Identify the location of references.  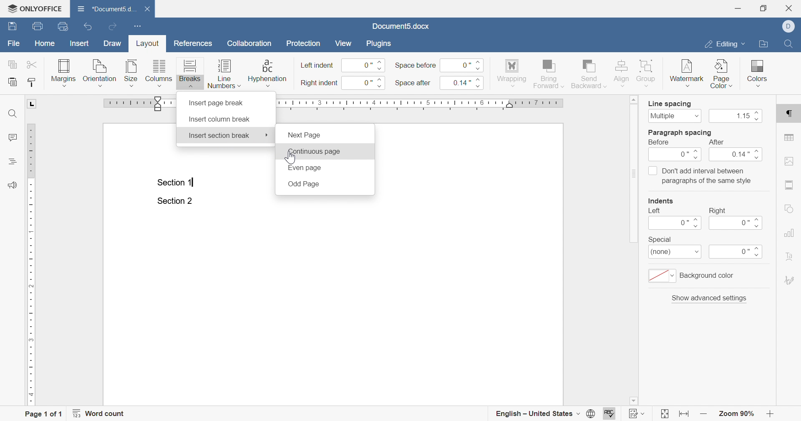
(193, 43).